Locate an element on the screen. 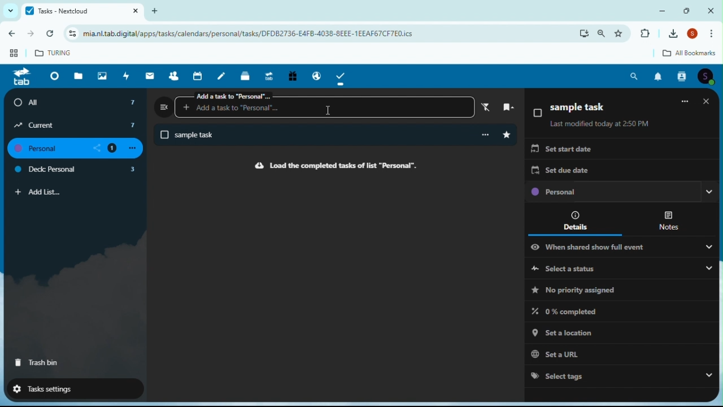 Image resolution: width=723 pixels, height=407 pixels. When select shared show full event is located at coordinates (622, 246).